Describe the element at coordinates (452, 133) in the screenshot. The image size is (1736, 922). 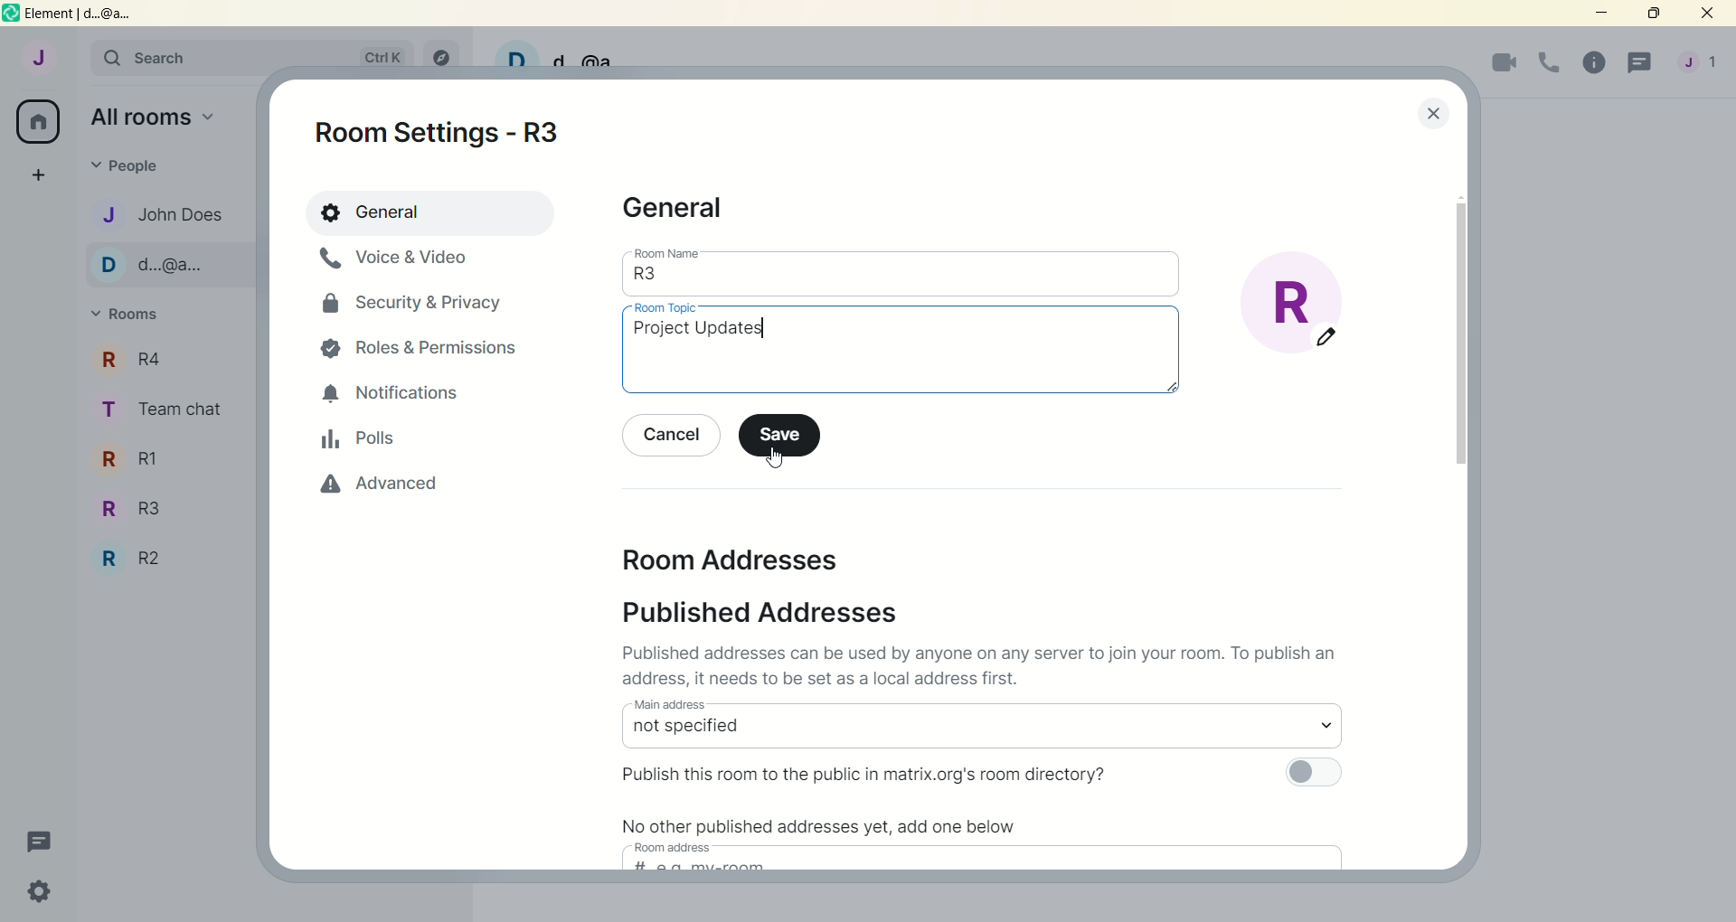
I see `room settings - R3` at that location.